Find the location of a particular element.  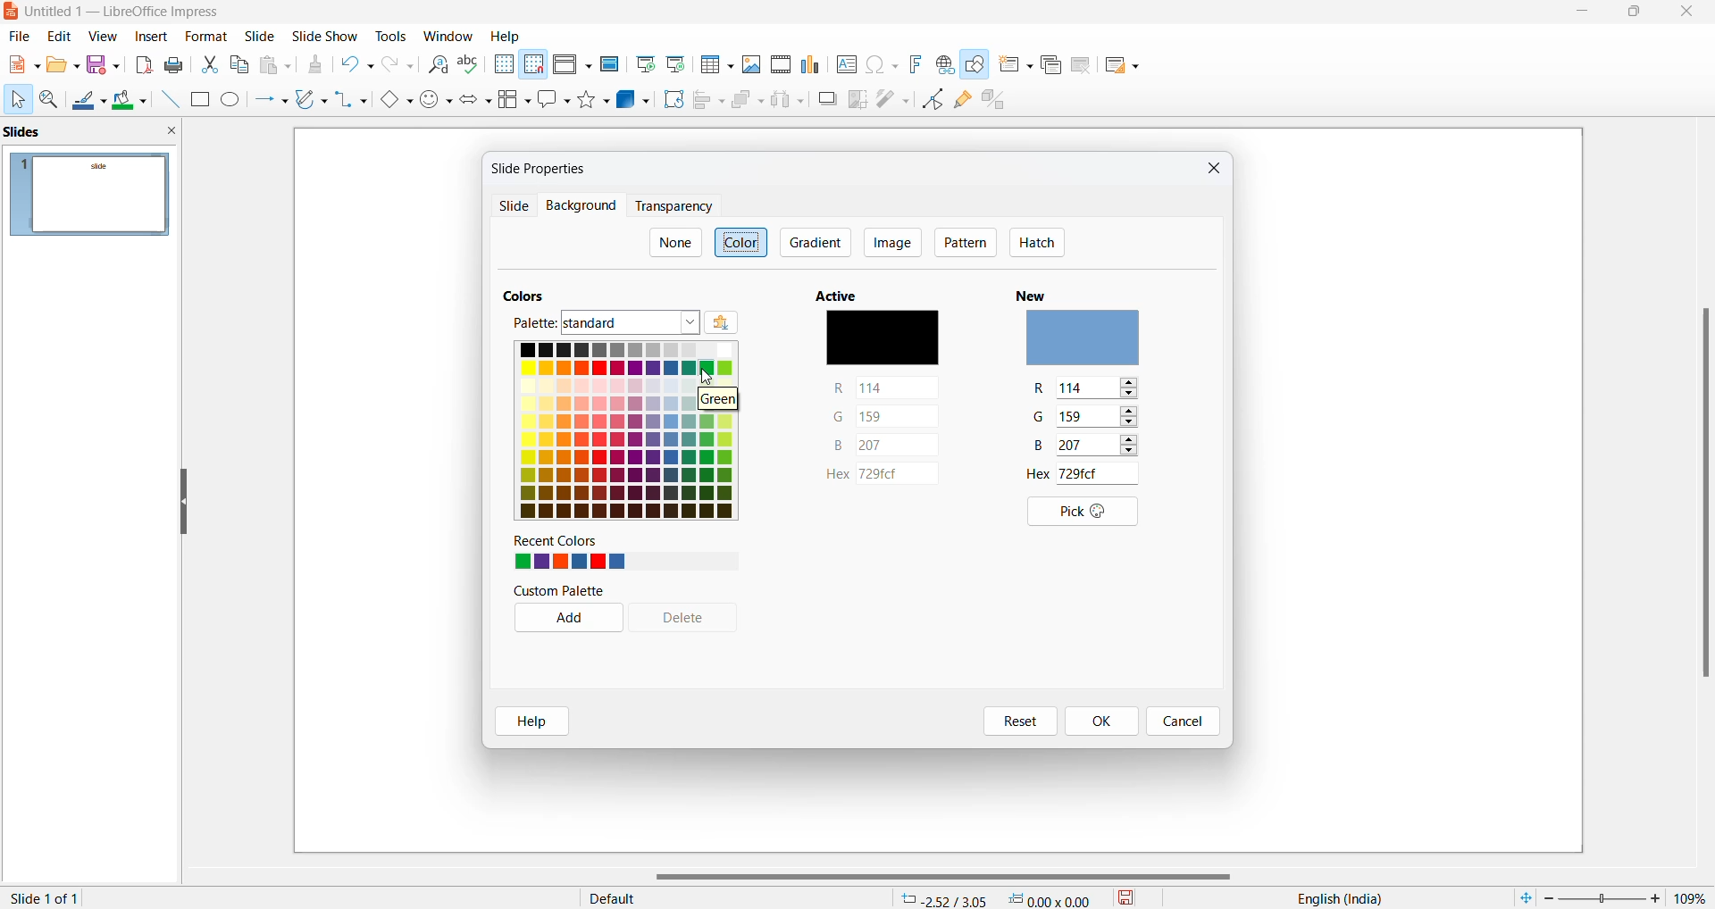

start from current slide is located at coordinates (674, 63).